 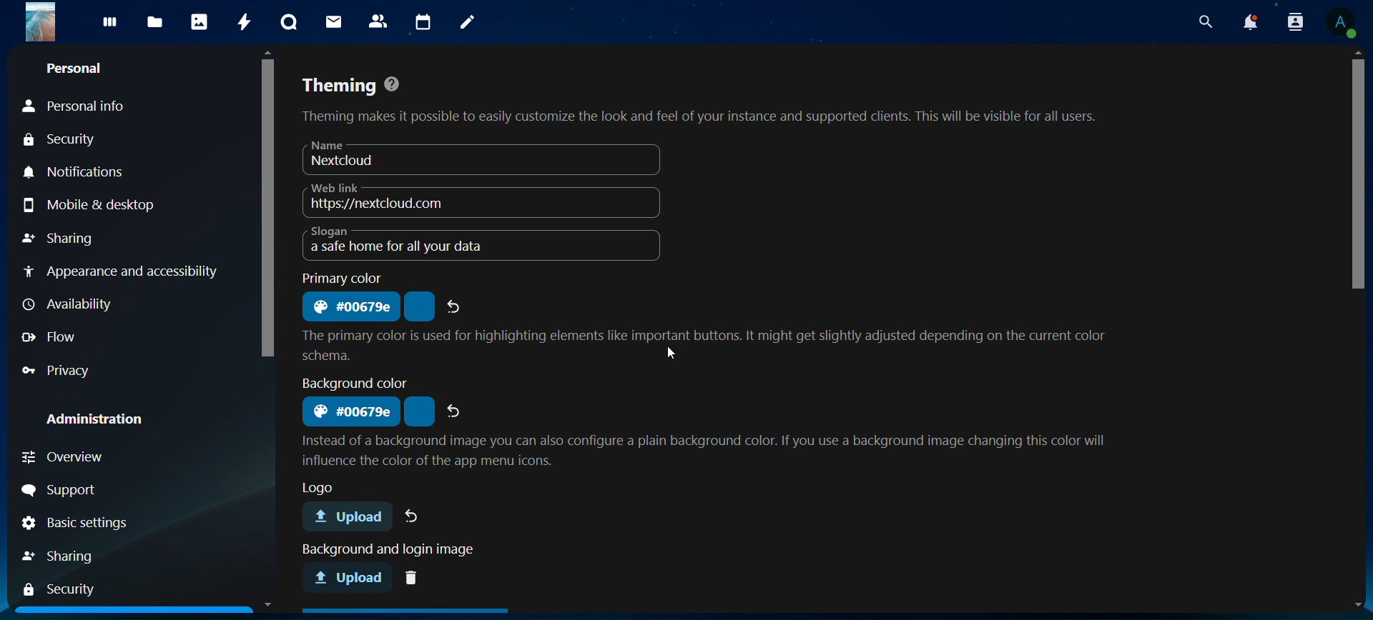 I want to click on files, so click(x=156, y=23).